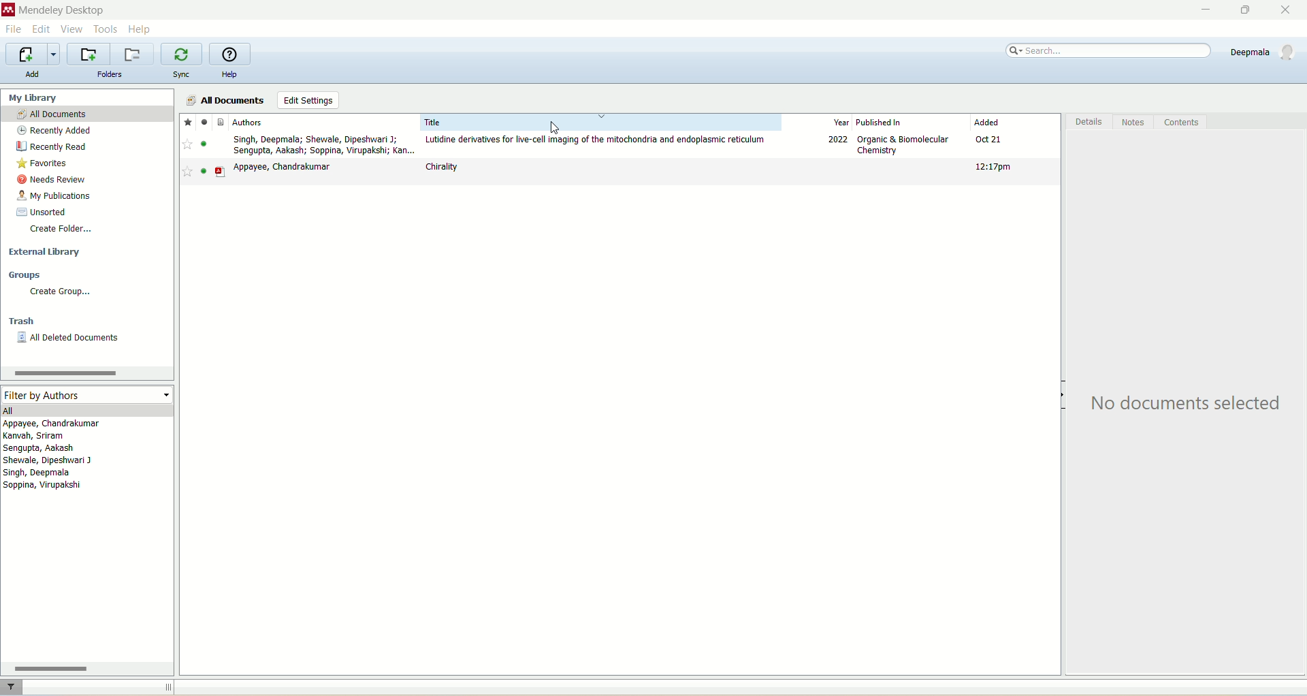 The height and width of the screenshot is (696, 1307). I want to click on help, so click(140, 29).